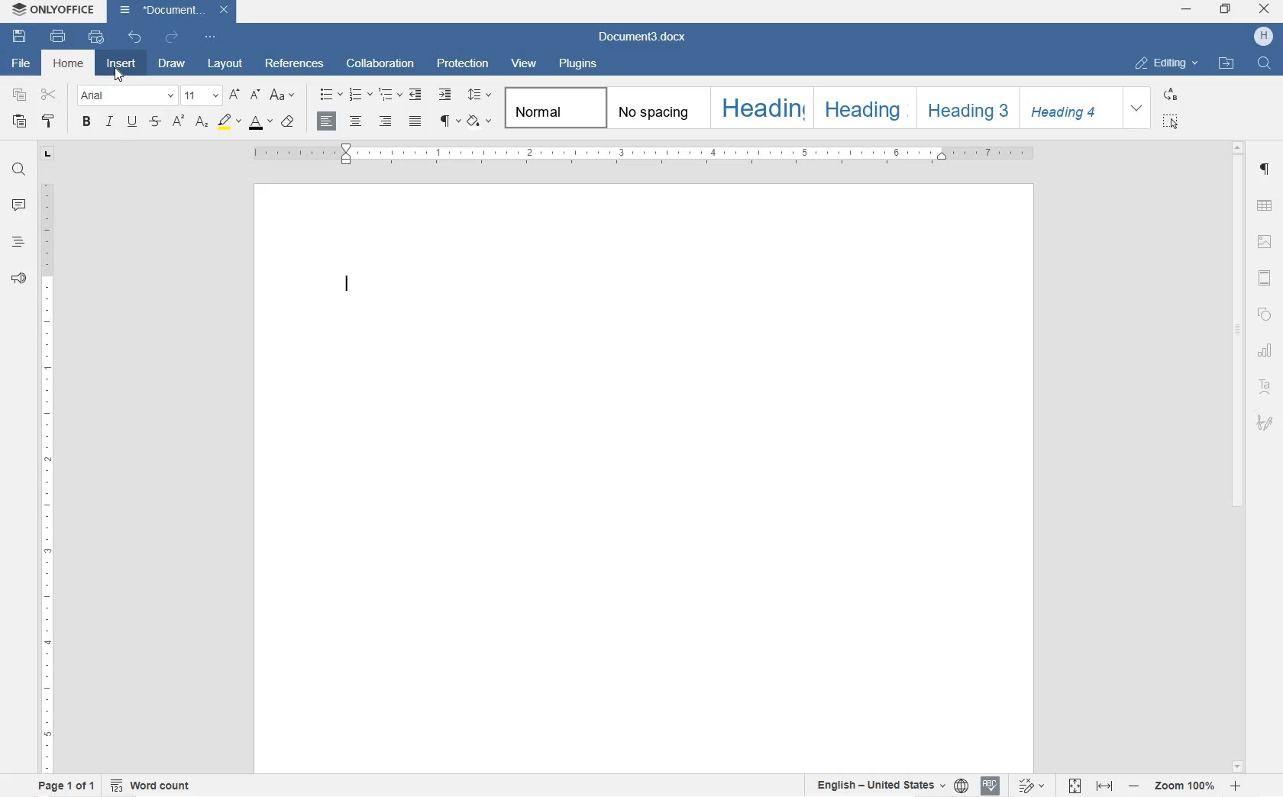 This screenshot has height=797, width=1283. I want to click on CURSOR, so click(121, 76).